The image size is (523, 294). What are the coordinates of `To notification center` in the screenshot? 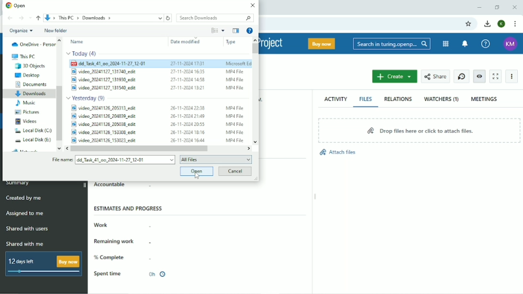 It's located at (466, 44).